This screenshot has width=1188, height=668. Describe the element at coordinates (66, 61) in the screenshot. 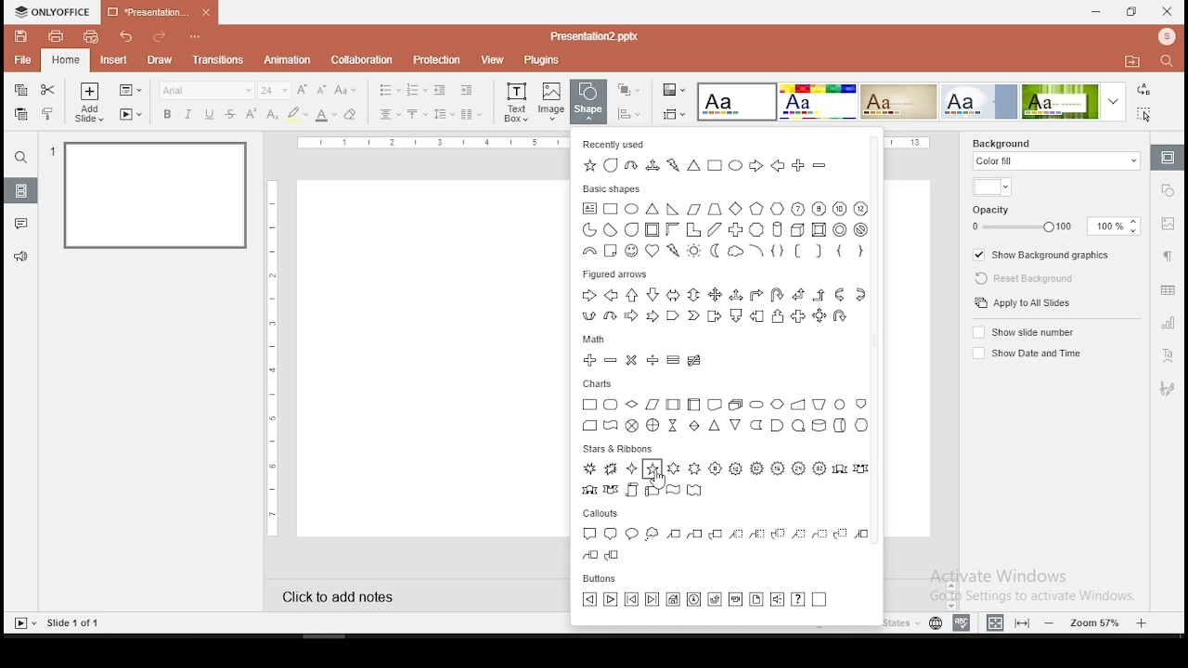

I see `home` at that location.